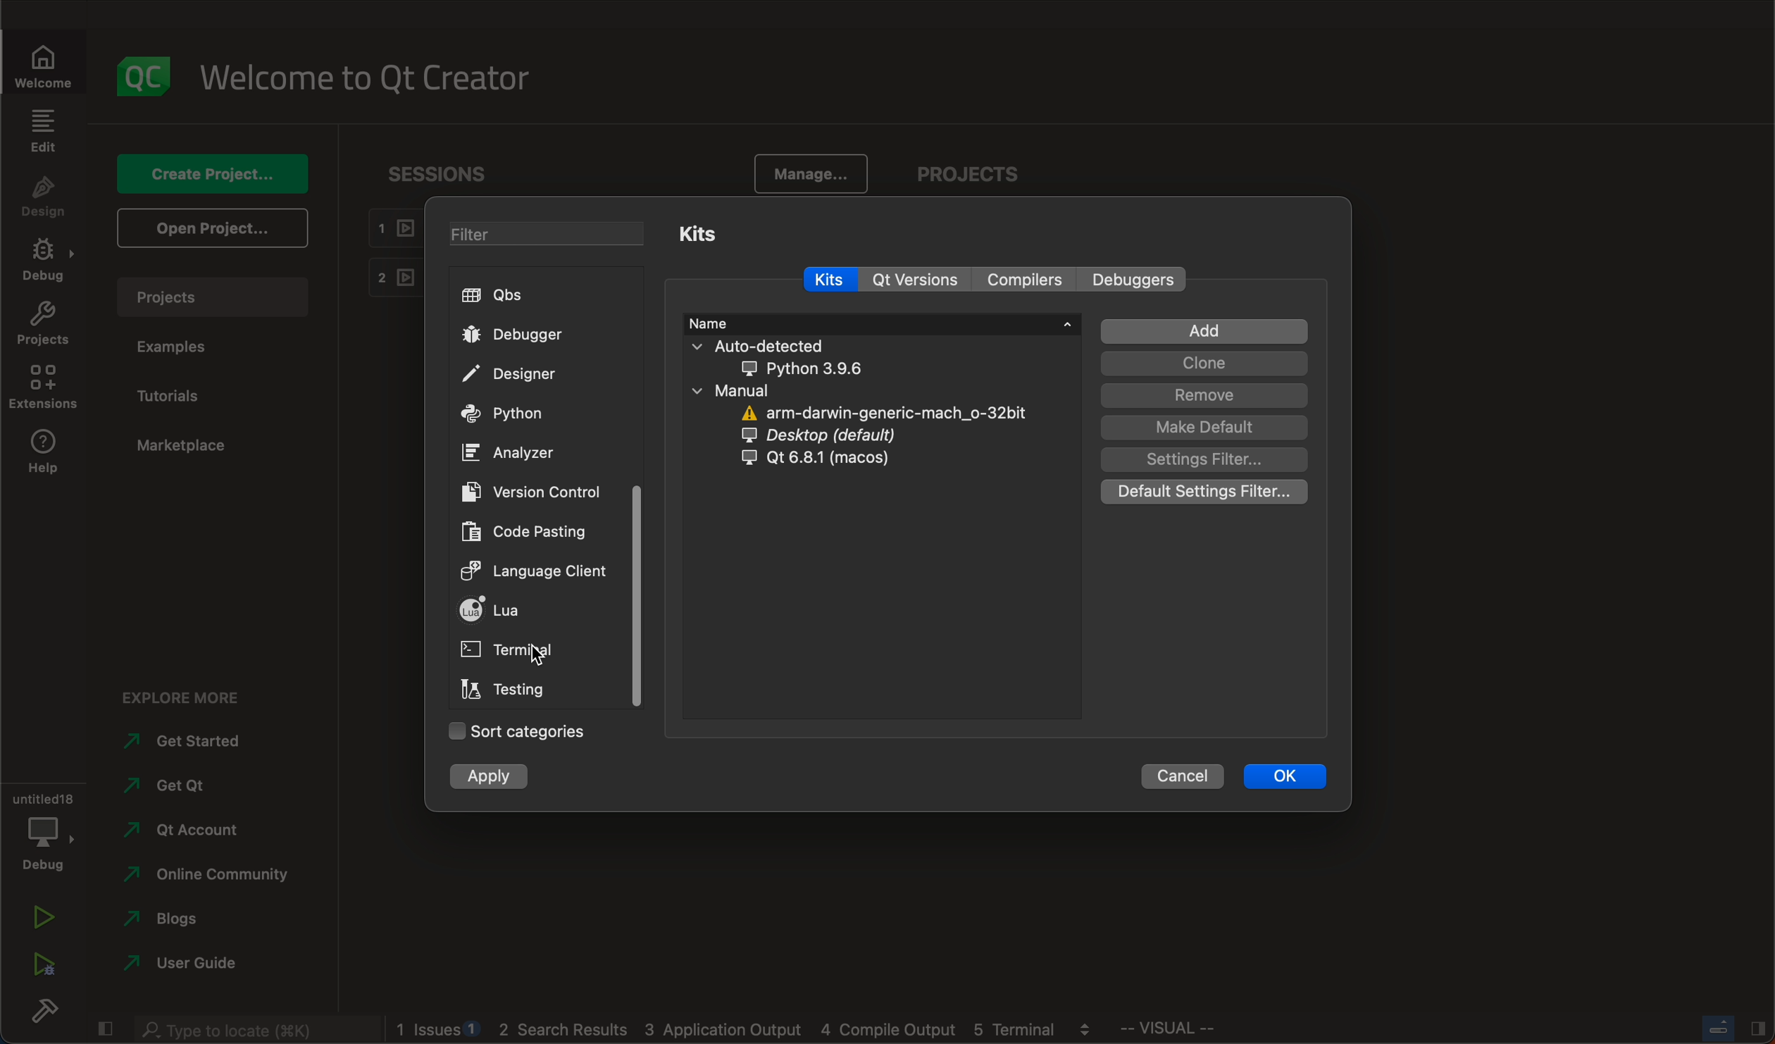  Describe the element at coordinates (833, 281) in the screenshot. I see `kits` at that location.